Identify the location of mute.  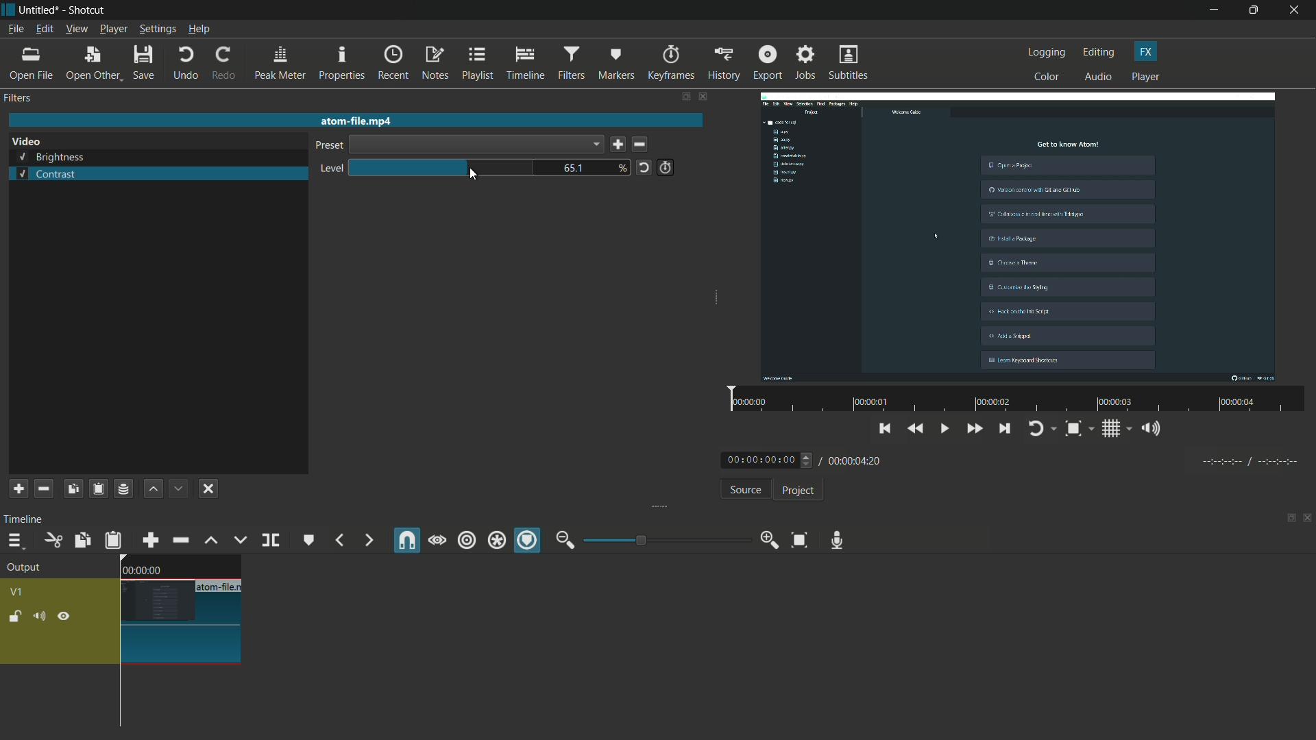
(42, 617).